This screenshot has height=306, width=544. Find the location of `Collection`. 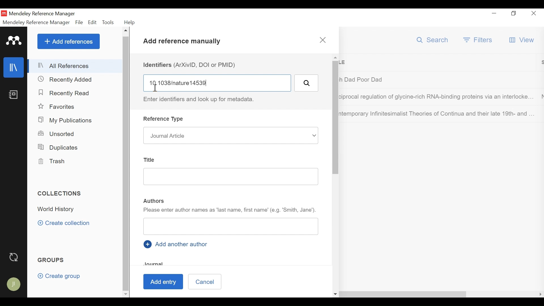

Collection is located at coordinates (78, 210).